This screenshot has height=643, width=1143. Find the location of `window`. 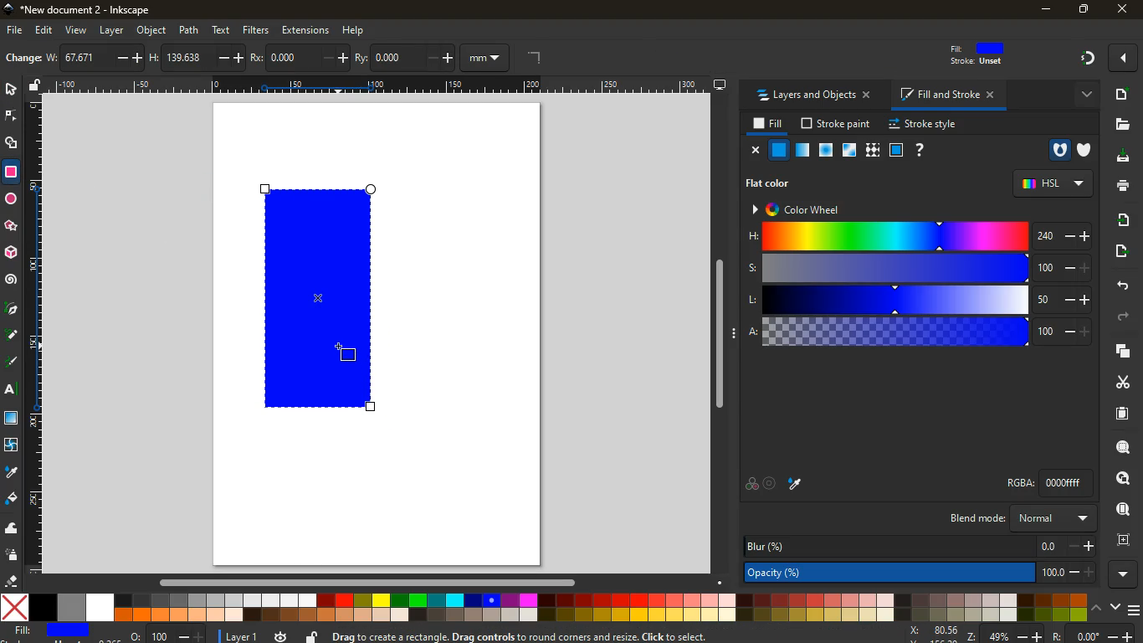

window is located at coordinates (848, 150).